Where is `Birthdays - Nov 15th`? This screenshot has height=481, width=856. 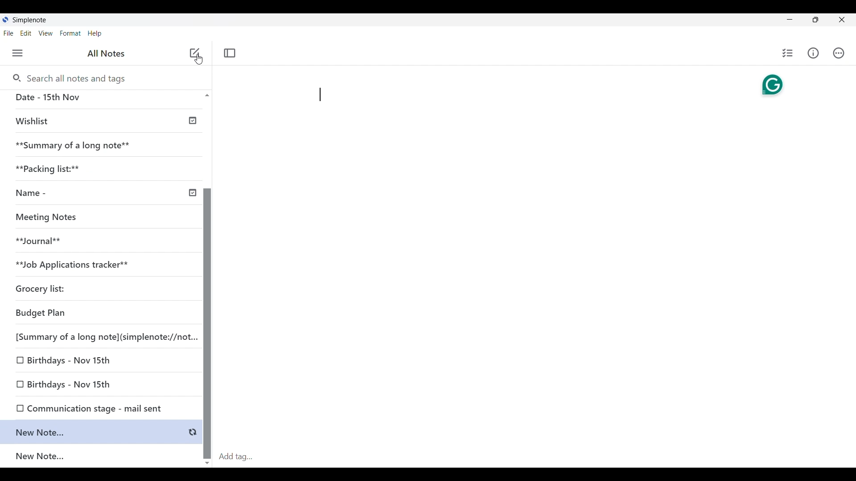
Birthdays - Nov 15th is located at coordinates (99, 383).